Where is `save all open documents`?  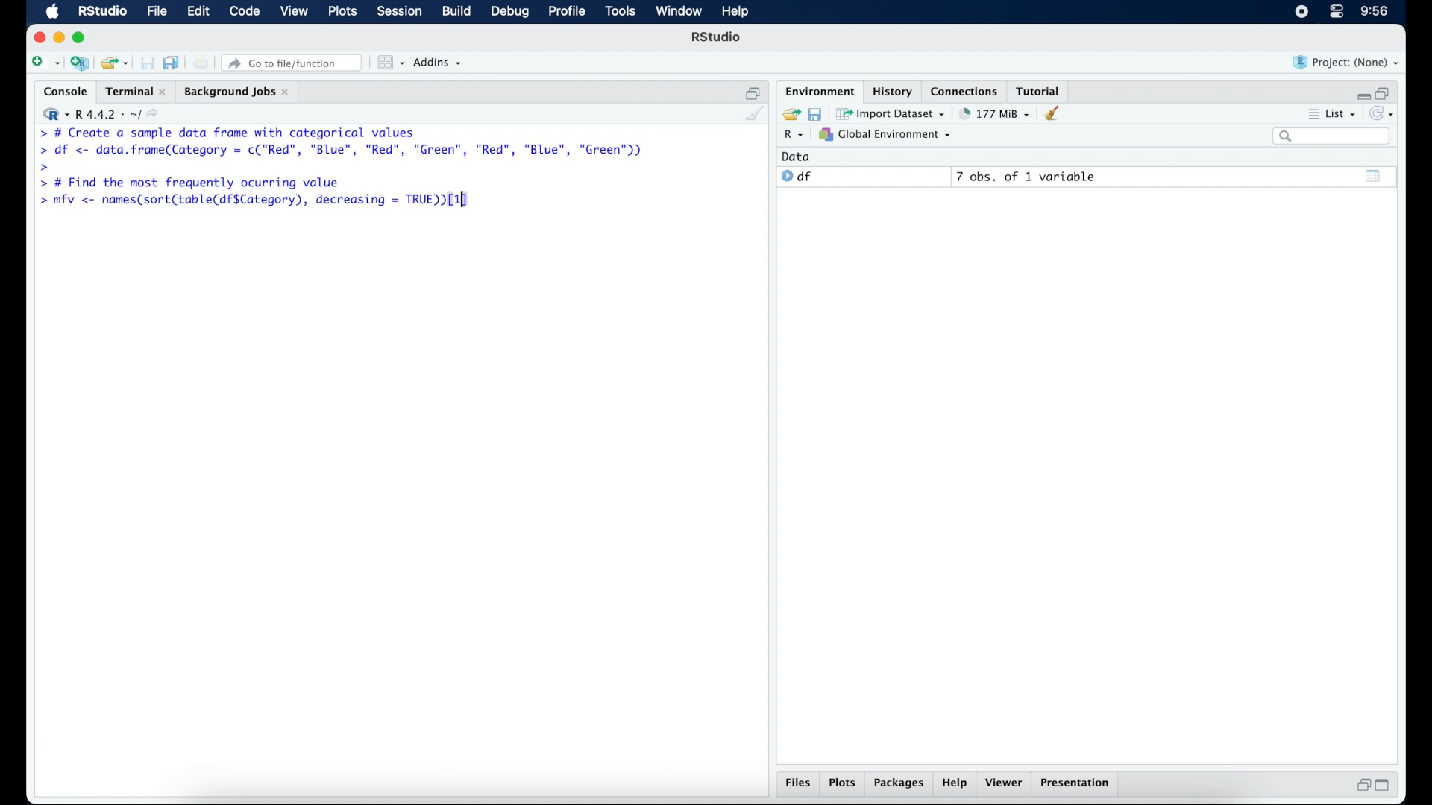 save all open documents is located at coordinates (172, 61).